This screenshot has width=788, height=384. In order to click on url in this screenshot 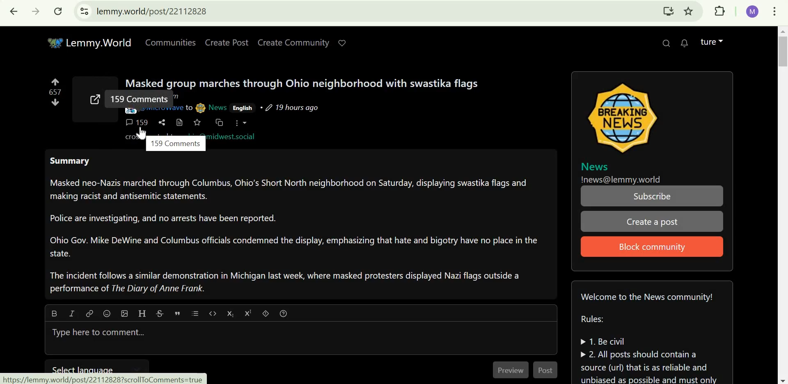, I will do `click(105, 379)`.